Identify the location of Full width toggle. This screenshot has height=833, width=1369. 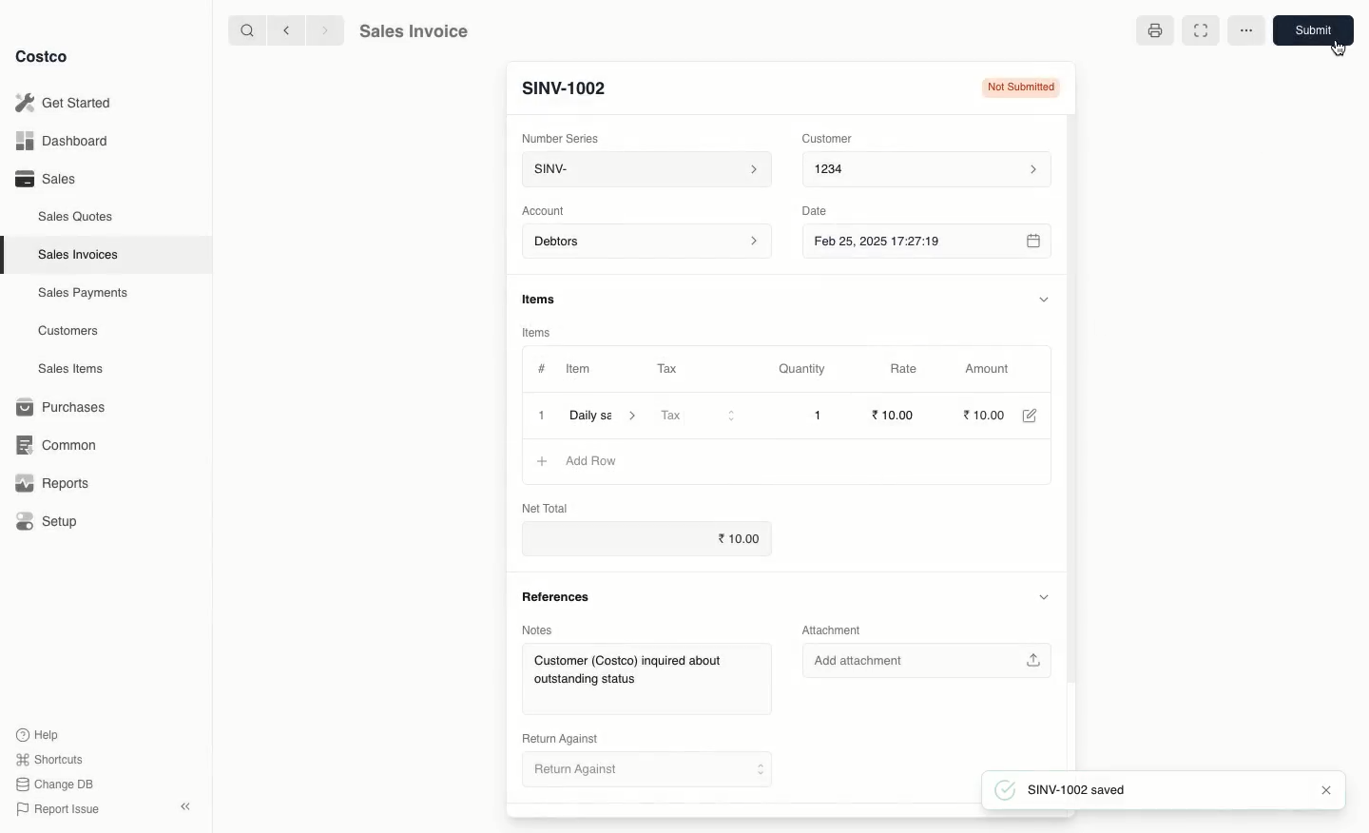
(1197, 29).